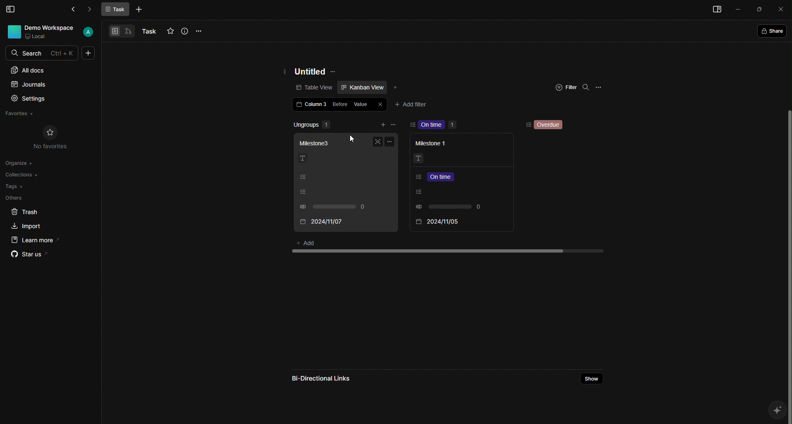  I want to click on Settings, so click(28, 99).